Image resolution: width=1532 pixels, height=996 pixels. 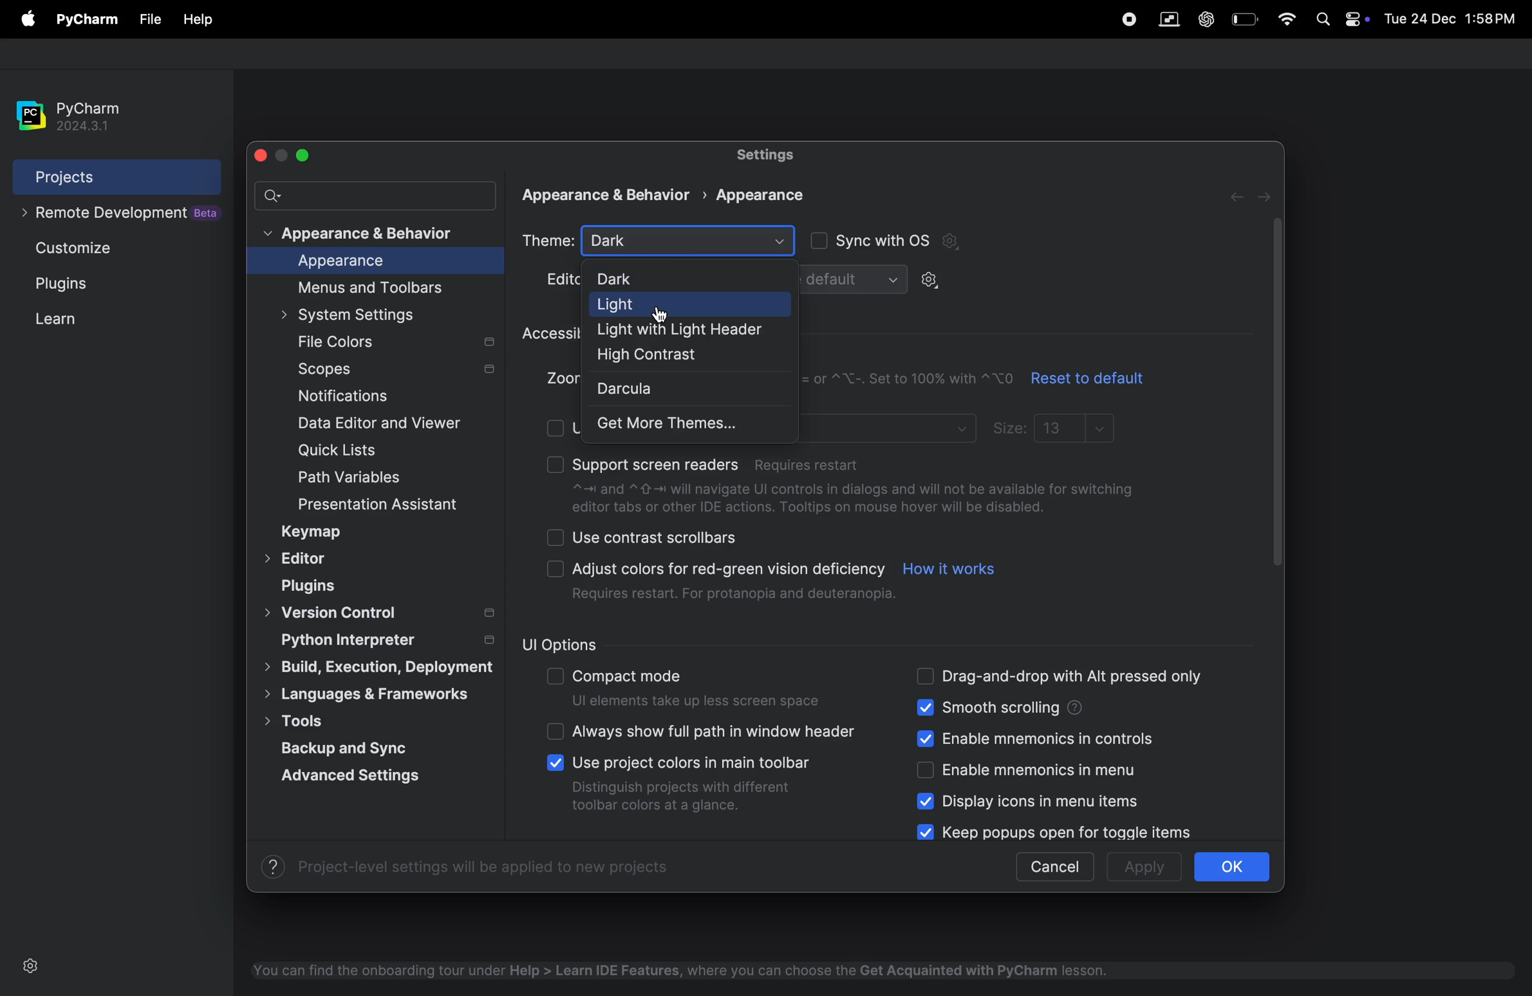 What do you see at coordinates (301, 558) in the screenshot?
I see `Editor` at bounding box center [301, 558].